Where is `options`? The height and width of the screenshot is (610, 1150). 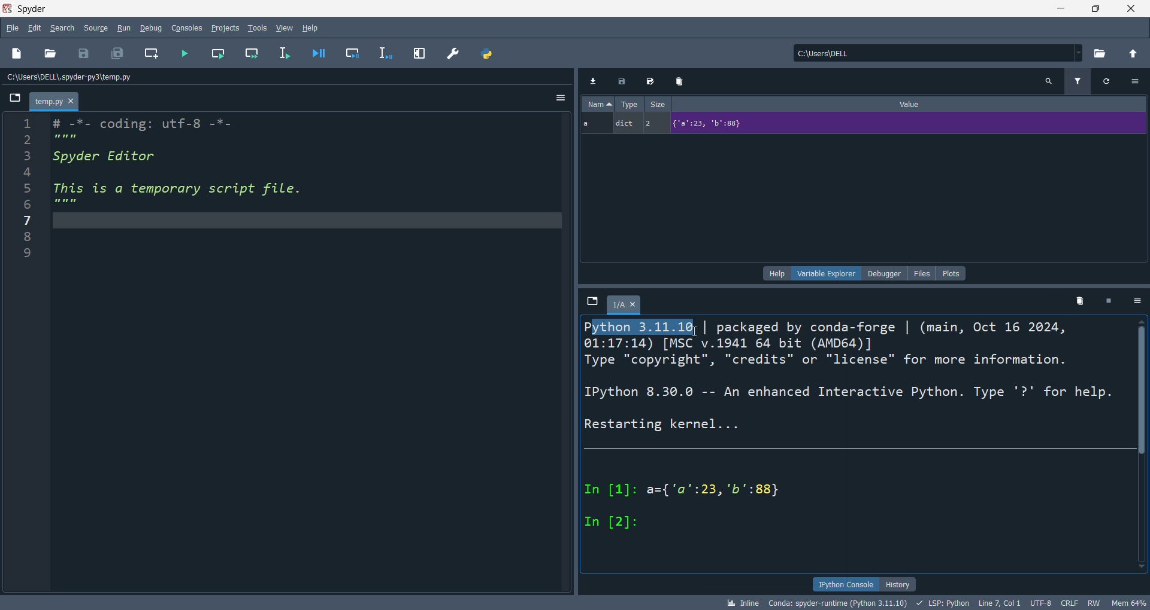 options is located at coordinates (1139, 80).